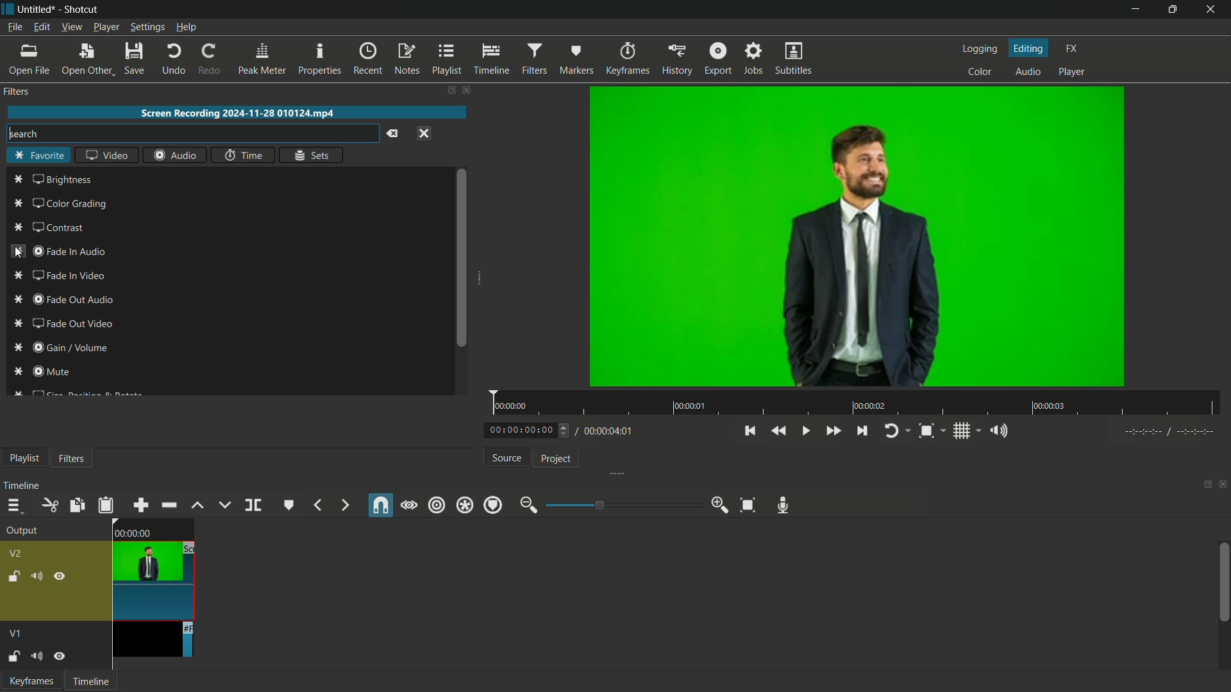 The height and width of the screenshot is (692, 1231). I want to click on audio, so click(175, 154).